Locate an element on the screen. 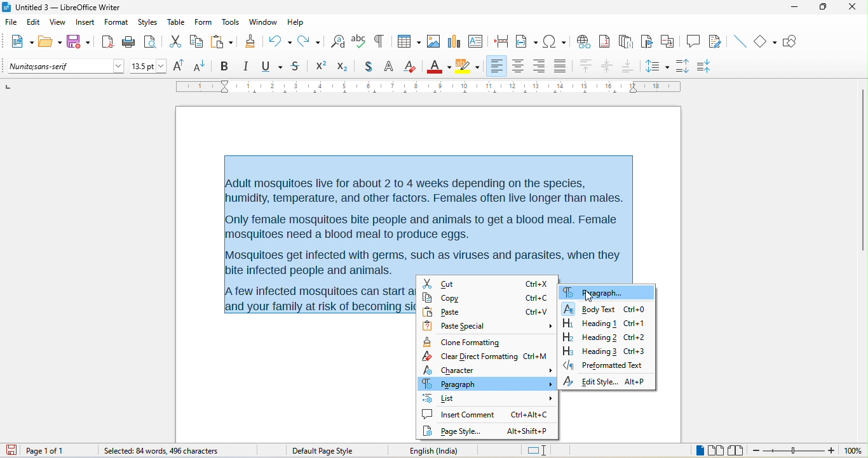 This screenshot has height=458, width=868. file is located at coordinates (13, 23).